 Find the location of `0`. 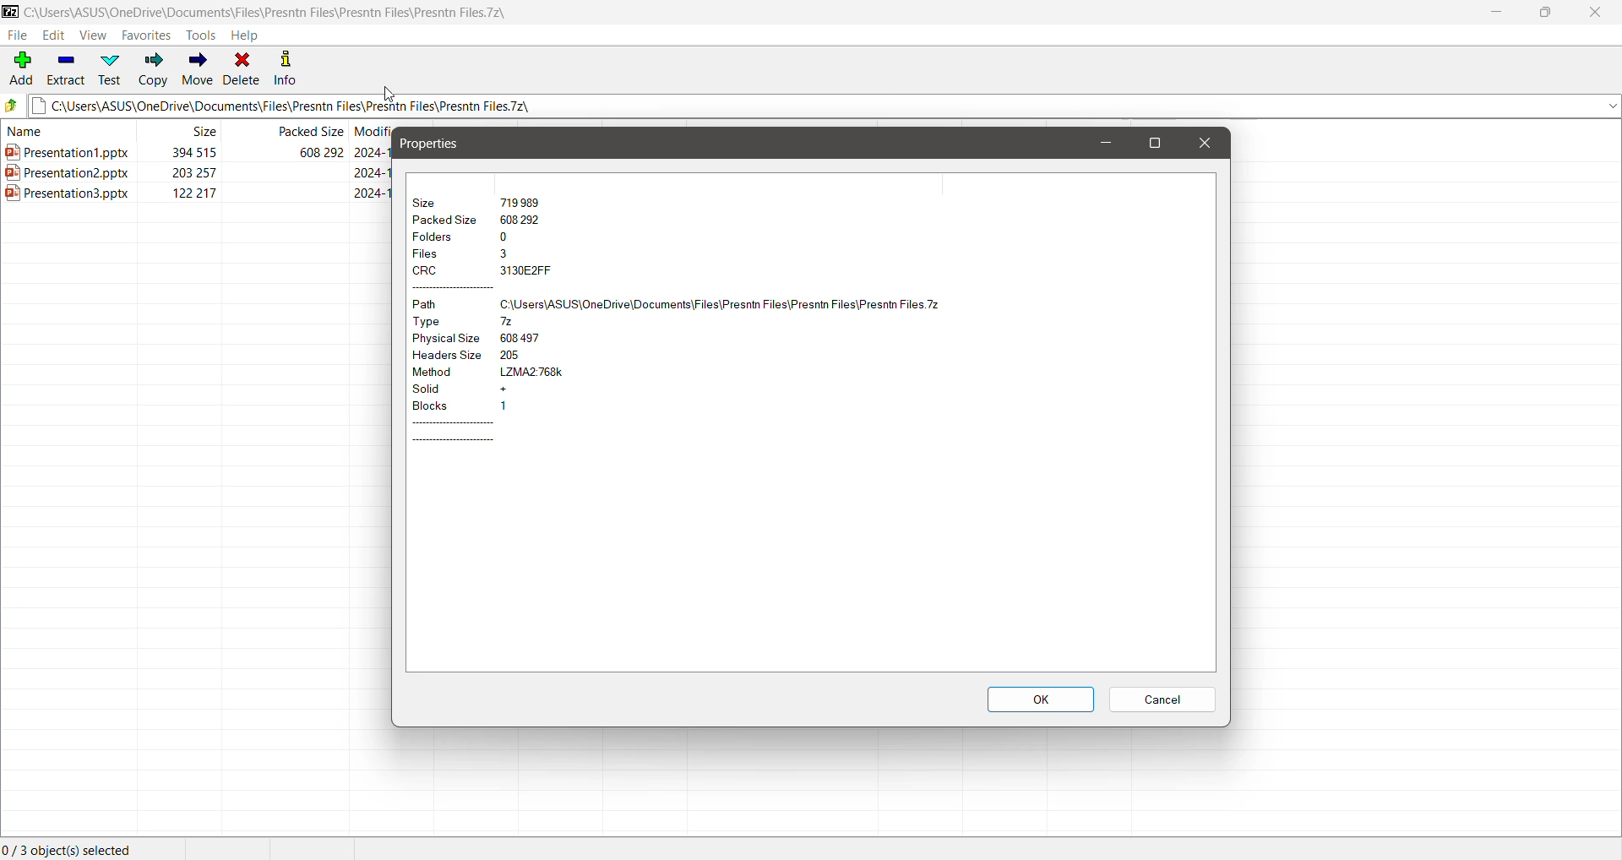

0 is located at coordinates (509, 235).